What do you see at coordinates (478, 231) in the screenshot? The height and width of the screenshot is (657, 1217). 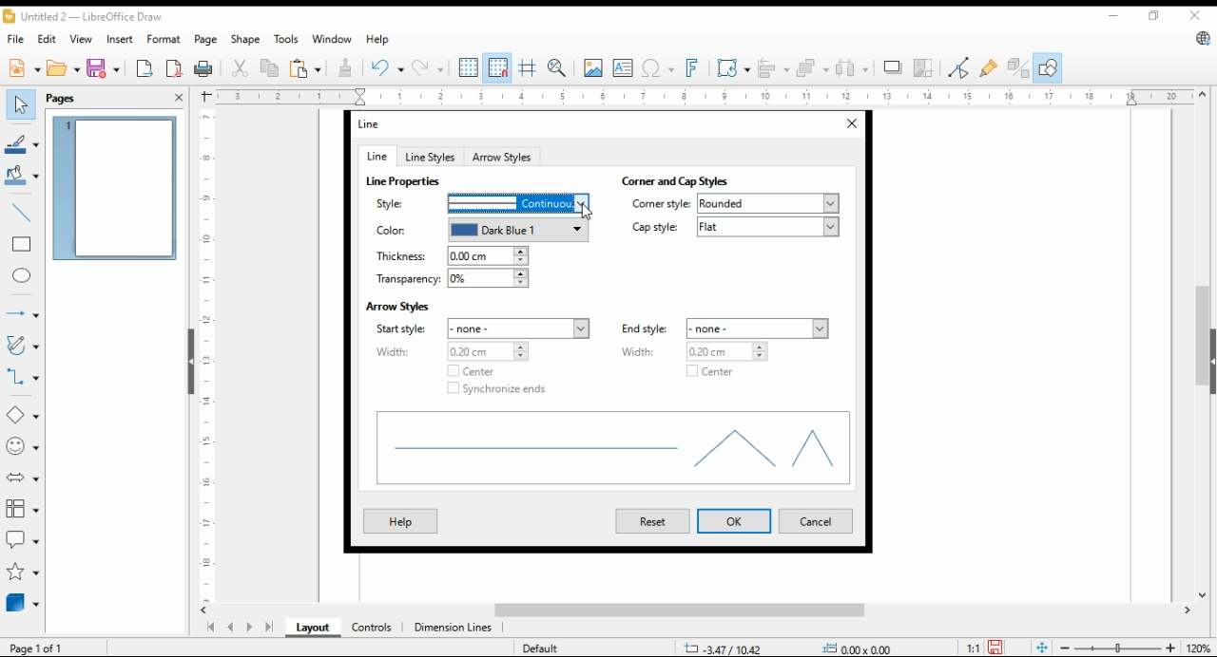 I see `line color` at bounding box center [478, 231].